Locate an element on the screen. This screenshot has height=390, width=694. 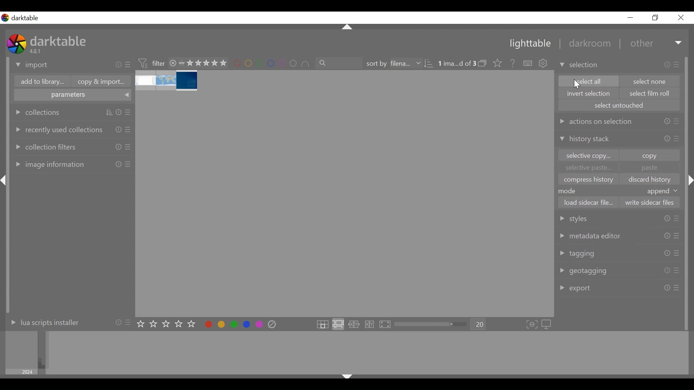
click to enter culling layout dynamic mode is located at coordinates (370, 325).